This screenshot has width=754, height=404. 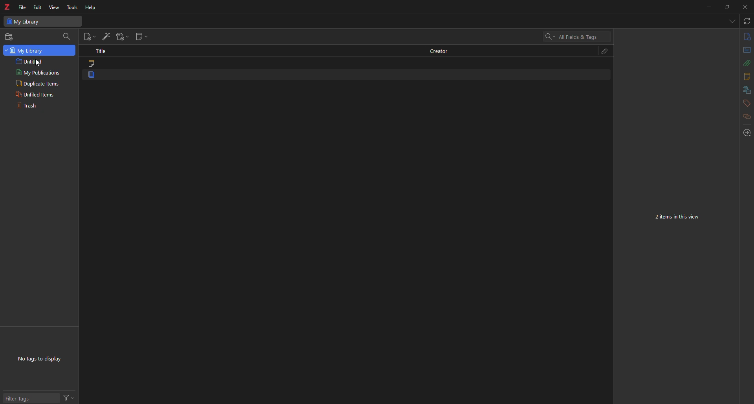 I want to click on edit, so click(x=38, y=7).